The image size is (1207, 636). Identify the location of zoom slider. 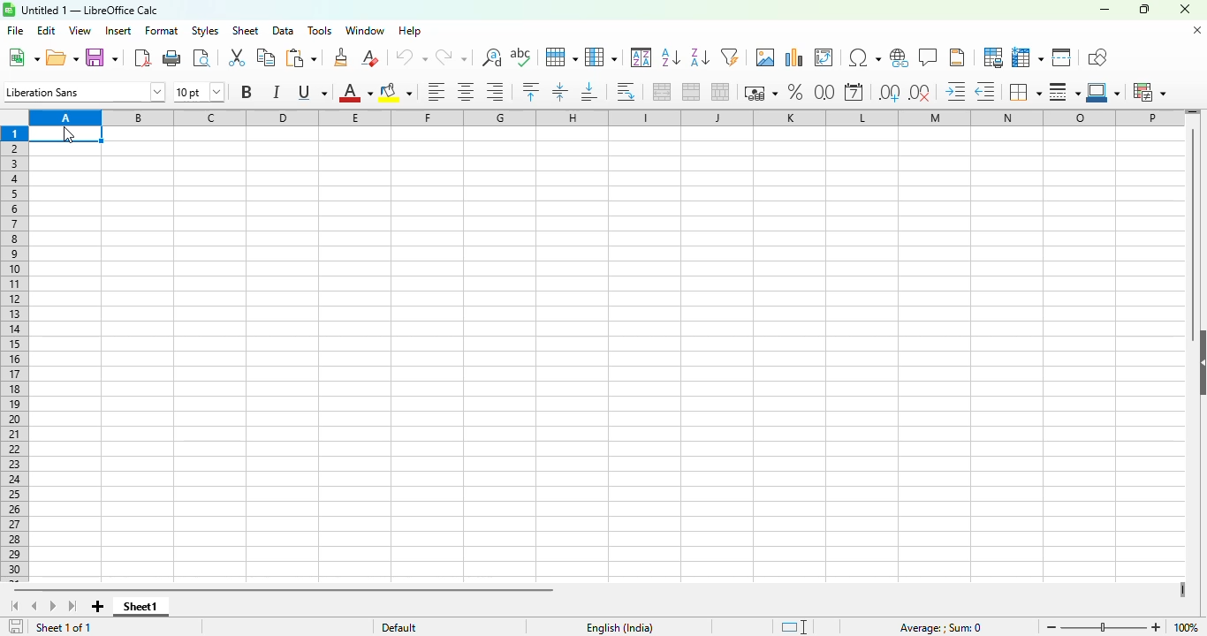
(1105, 626).